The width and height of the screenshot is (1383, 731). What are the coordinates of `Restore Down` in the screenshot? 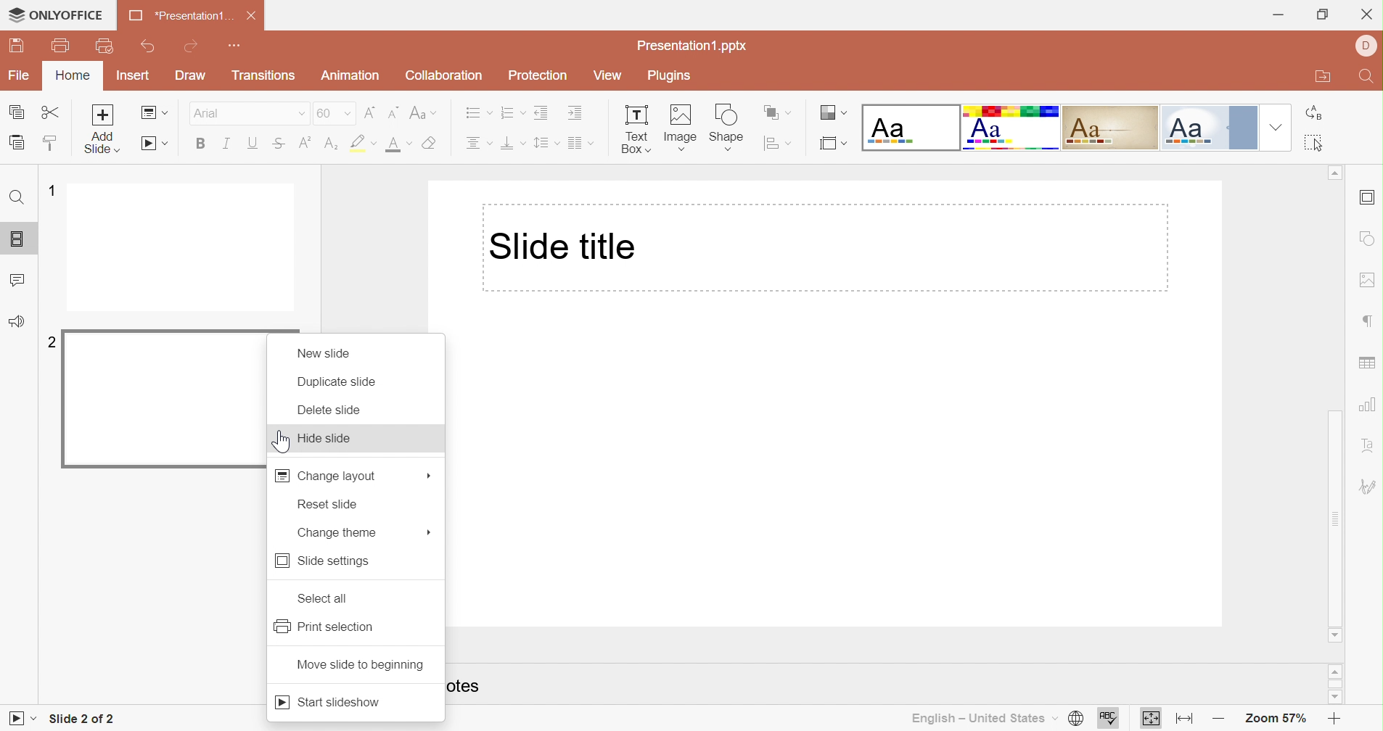 It's located at (1323, 17).